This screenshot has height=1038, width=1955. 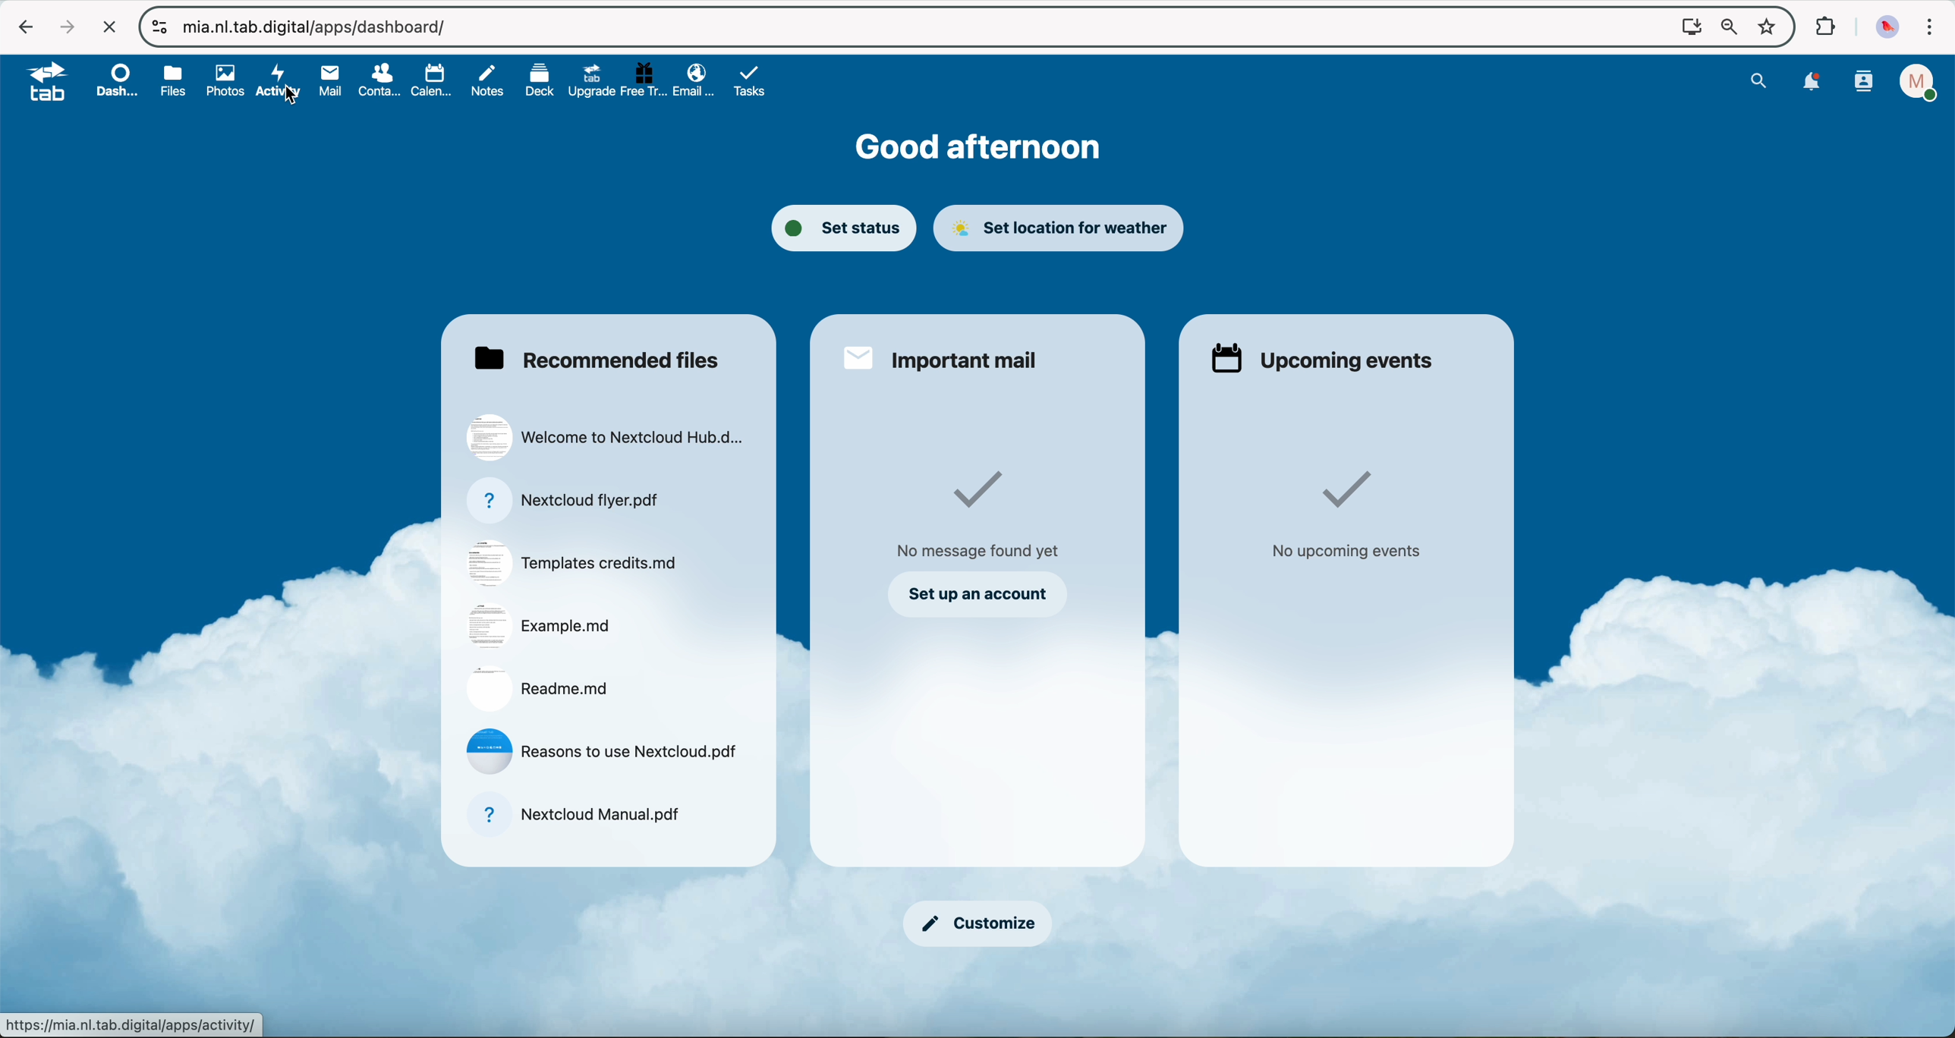 I want to click on upcoming events, so click(x=1323, y=357).